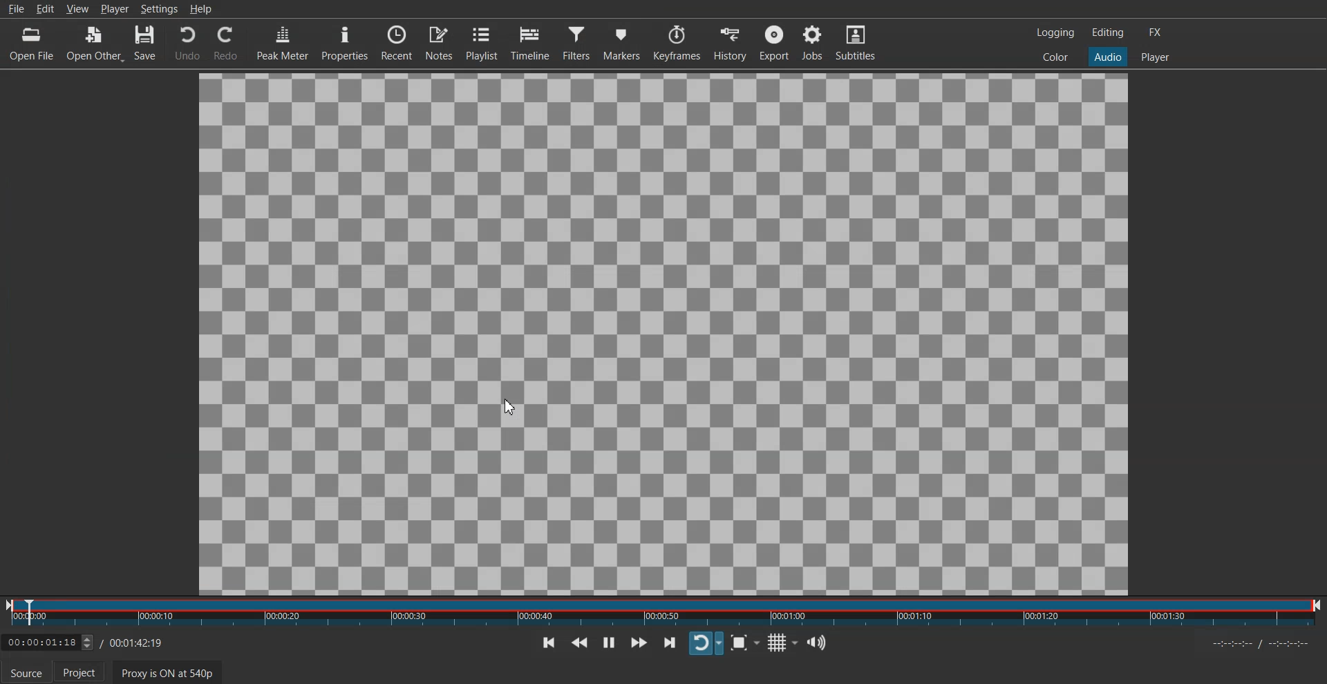 Image resolution: width=1327 pixels, height=684 pixels. I want to click on Recent, so click(397, 42).